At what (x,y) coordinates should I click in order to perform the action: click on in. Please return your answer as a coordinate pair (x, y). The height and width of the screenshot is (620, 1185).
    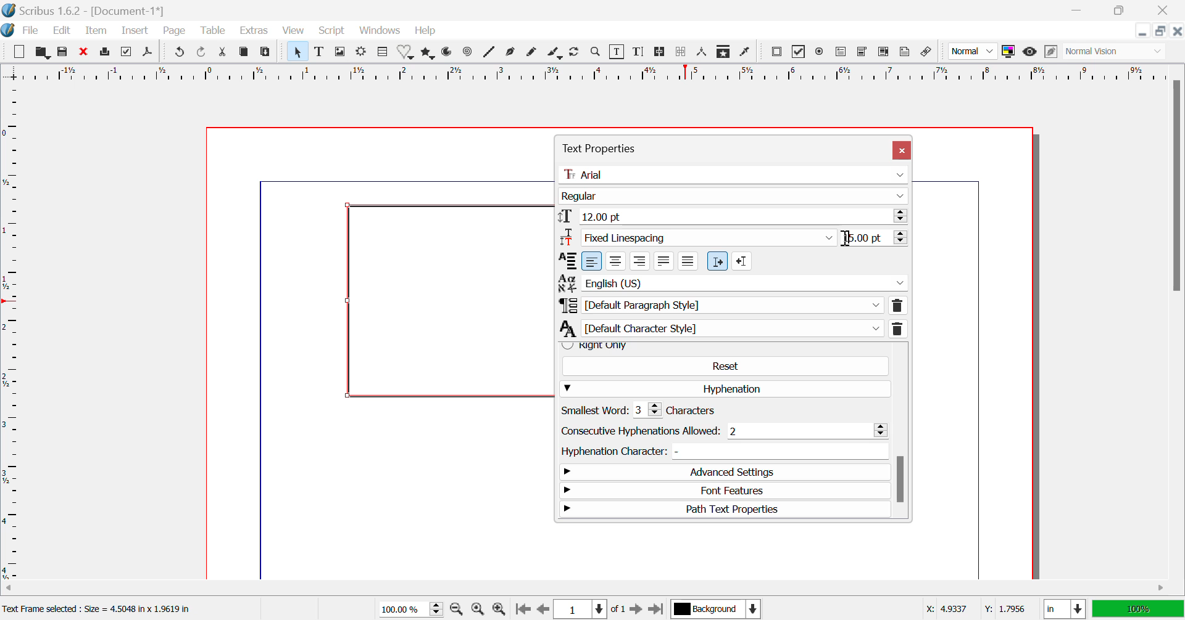
    Looking at the image, I should click on (1062, 609).